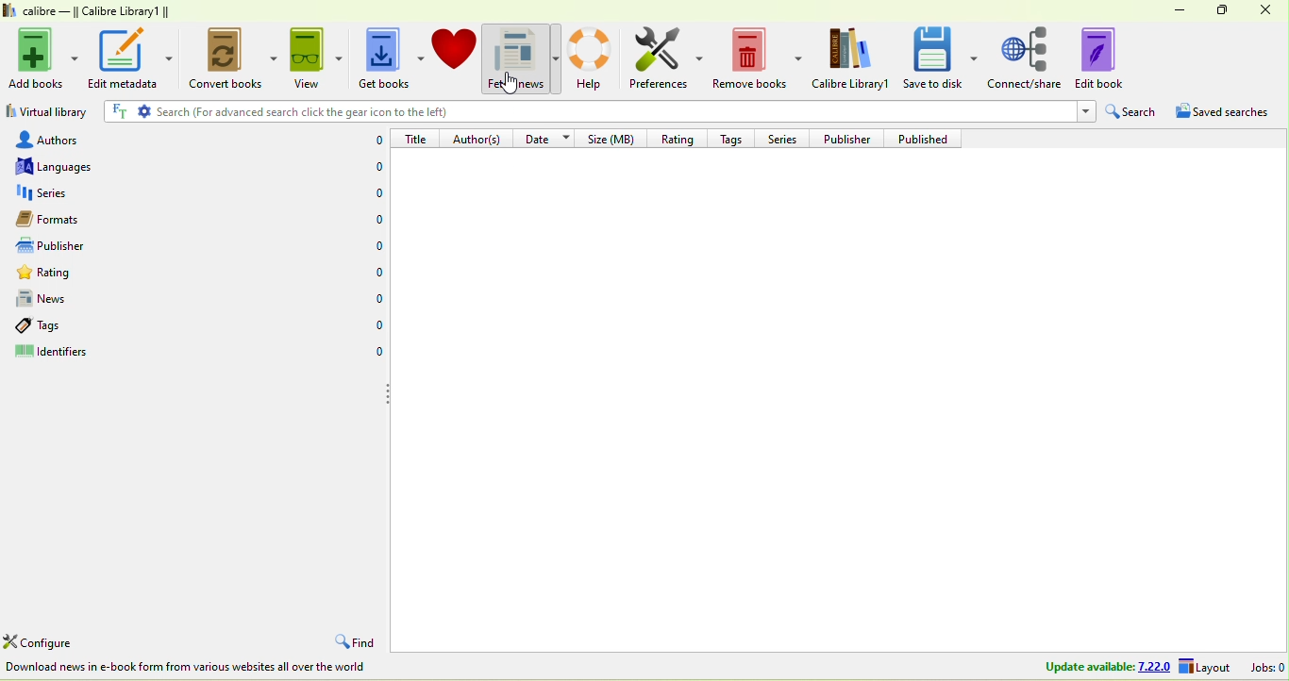 This screenshot has height=681, width=1289. What do you see at coordinates (171, 58) in the screenshot?
I see `edit metadata options` at bounding box center [171, 58].